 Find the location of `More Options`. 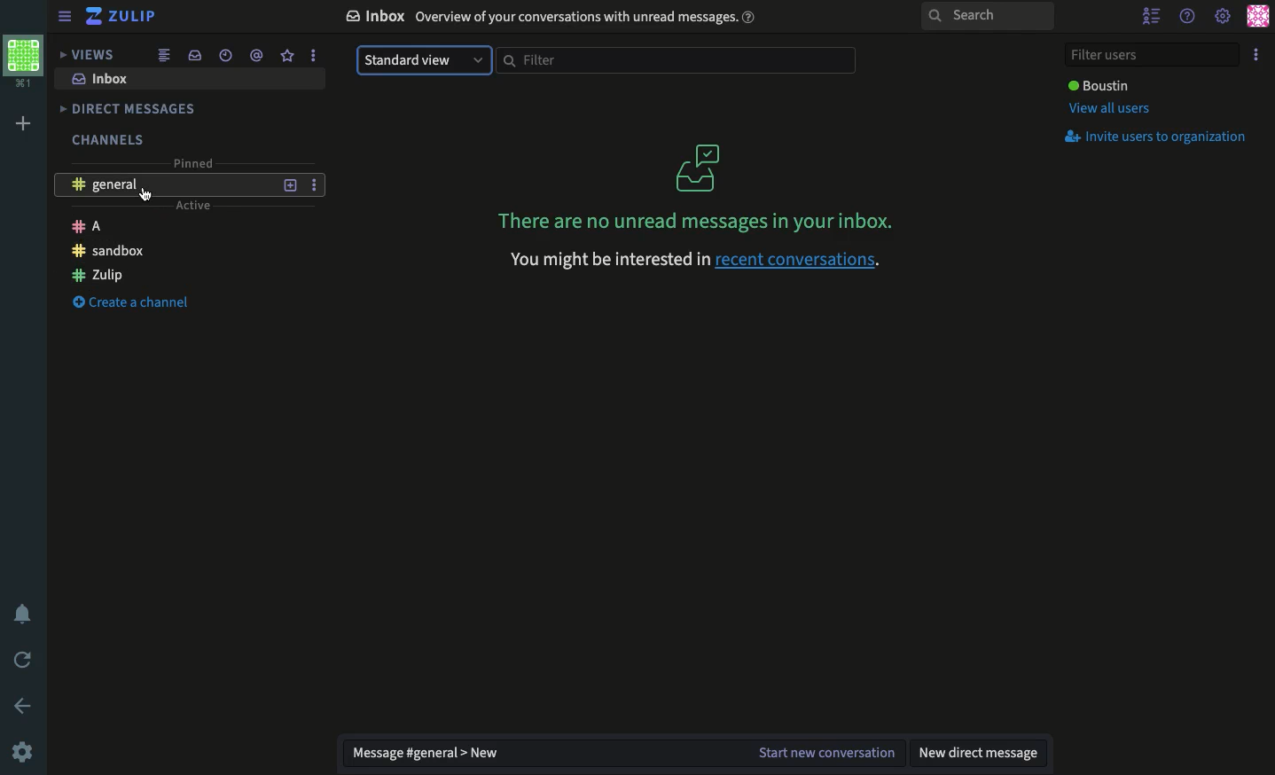

More Options is located at coordinates (318, 186).